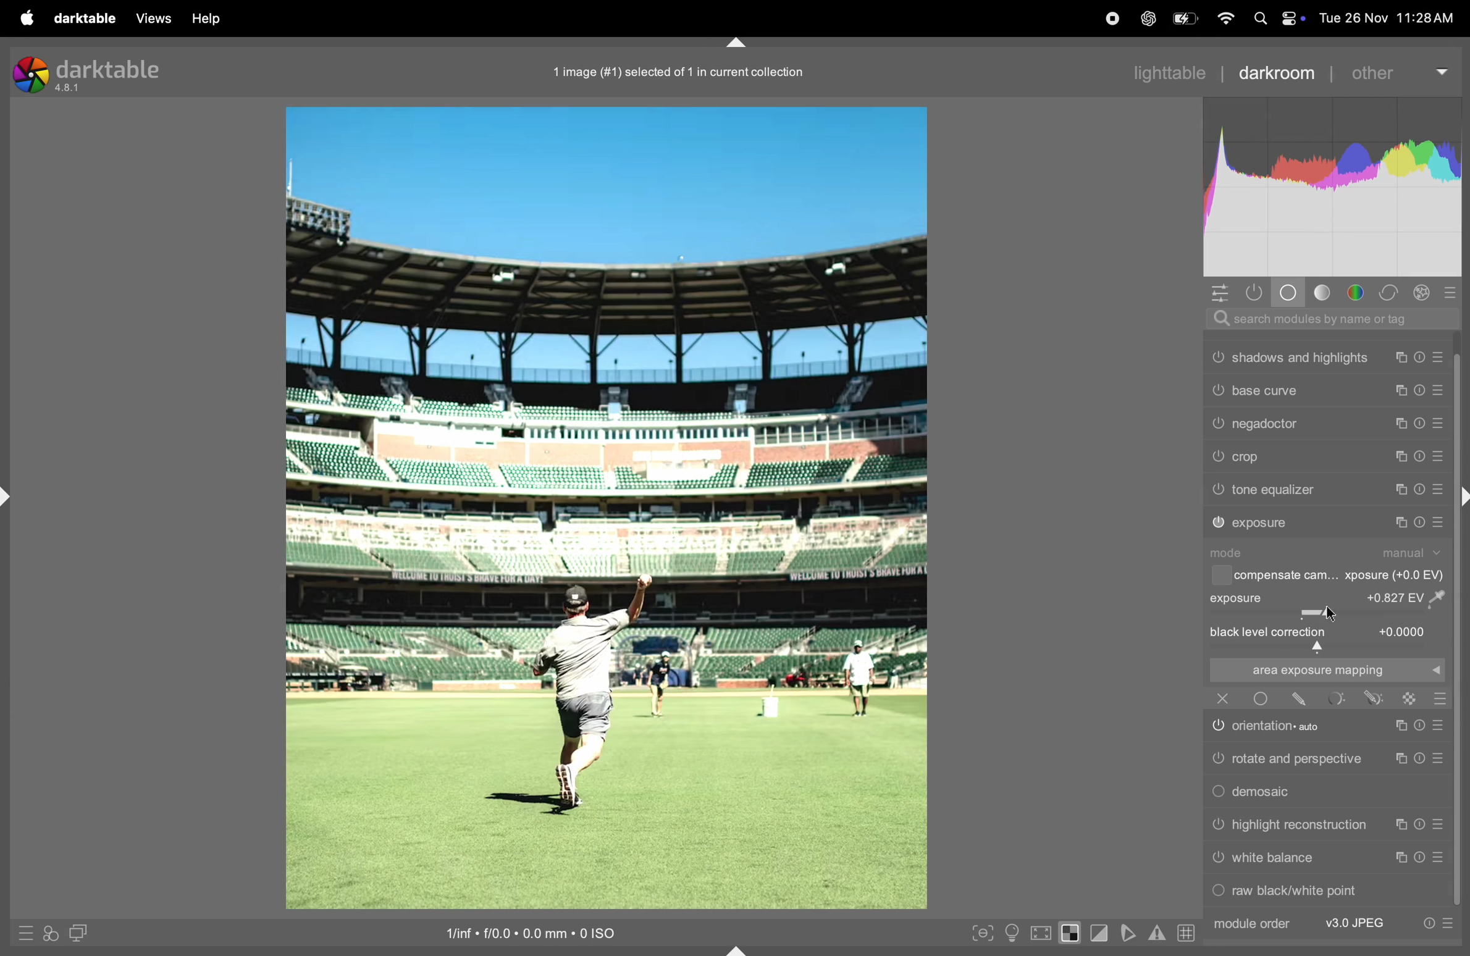  Describe the element at coordinates (1438, 726) in the screenshot. I see `Preset` at that location.